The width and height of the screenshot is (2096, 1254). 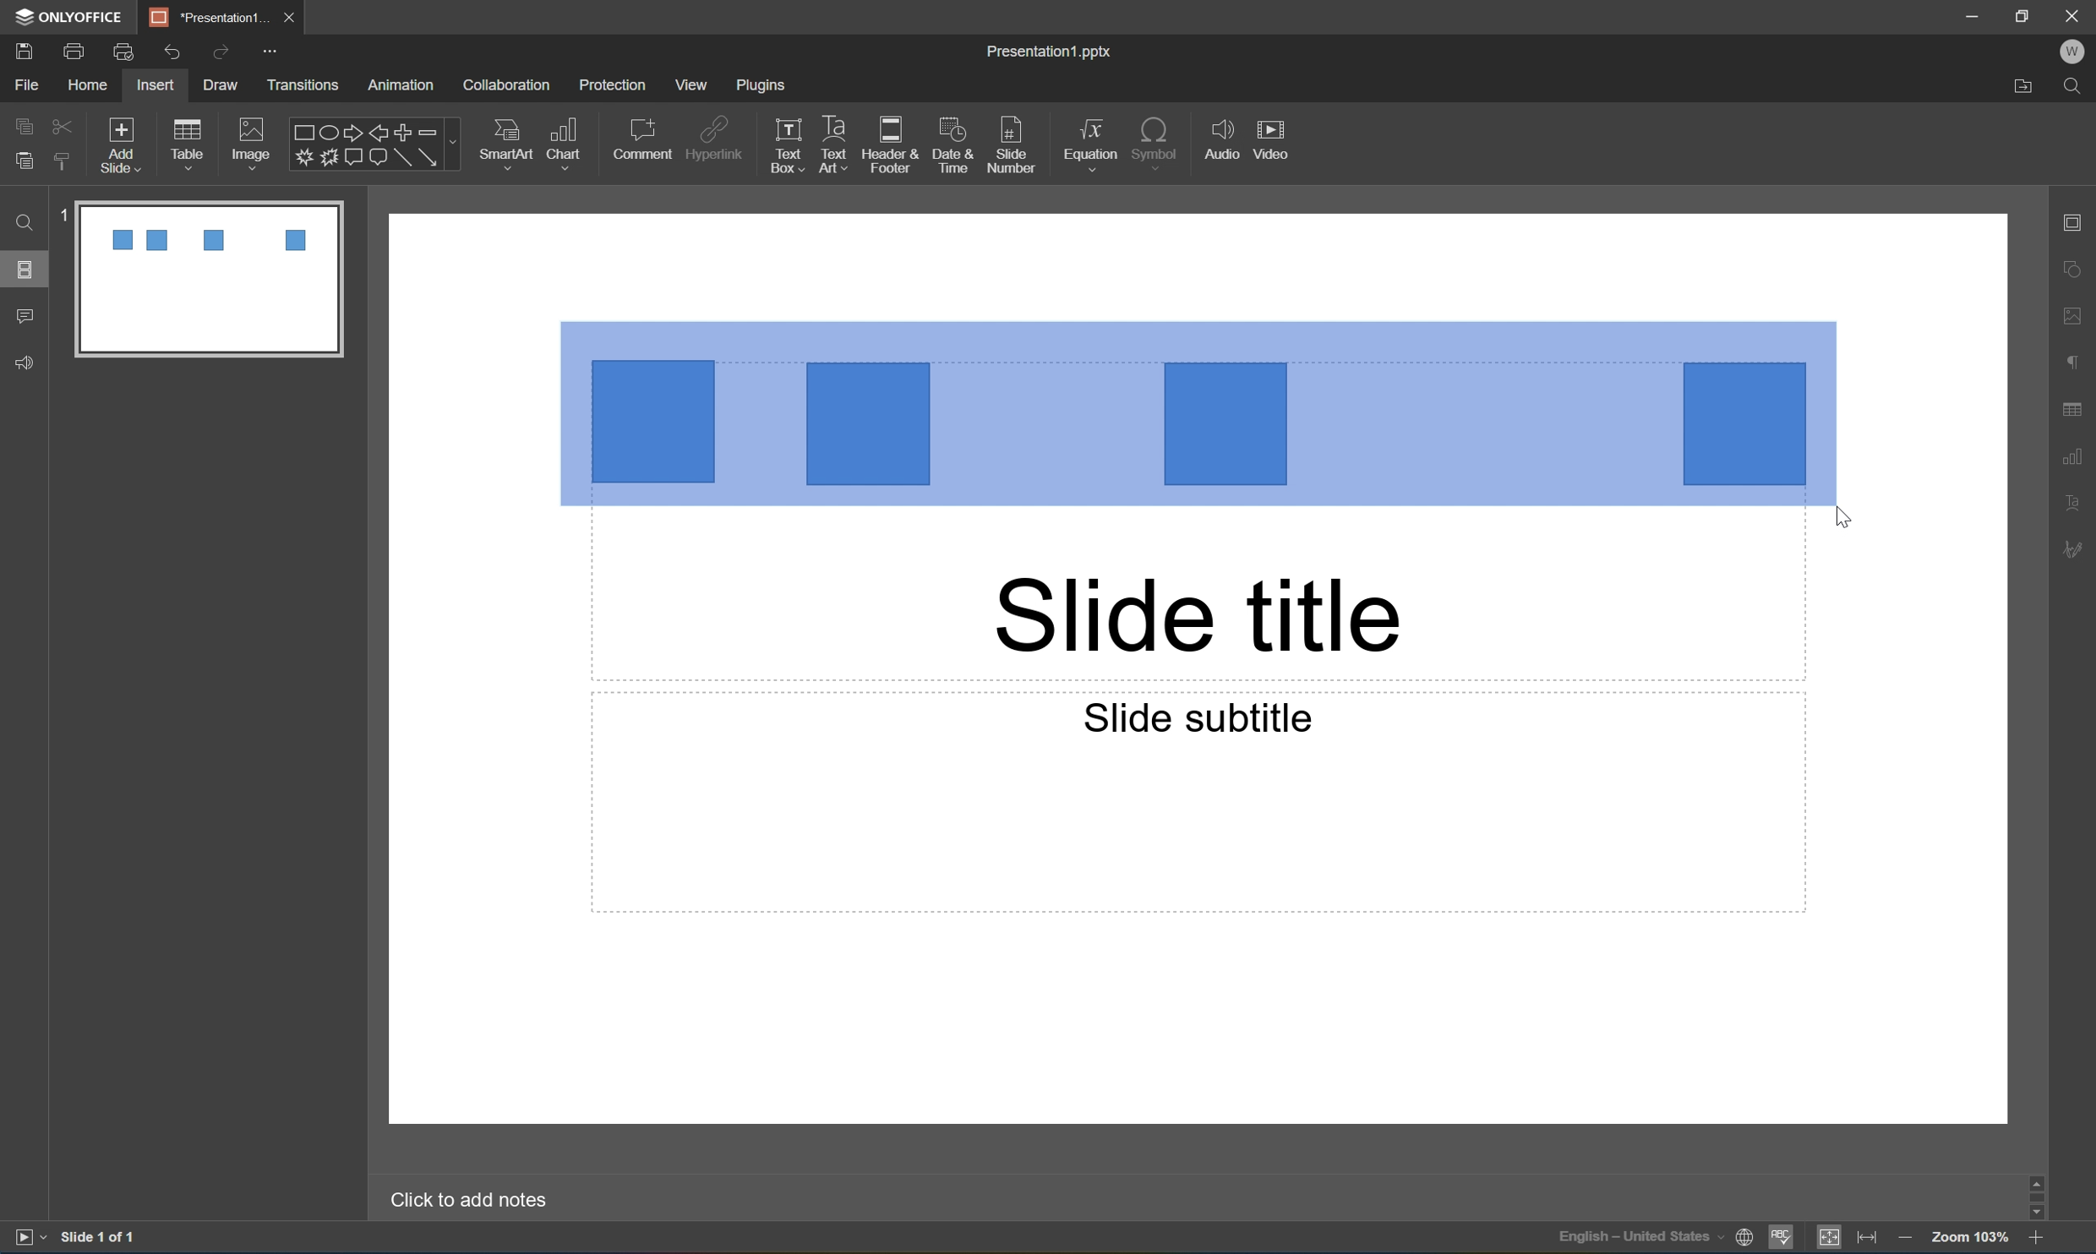 What do you see at coordinates (2080, 454) in the screenshot?
I see `chart settings` at bounding box center [2080, 454].